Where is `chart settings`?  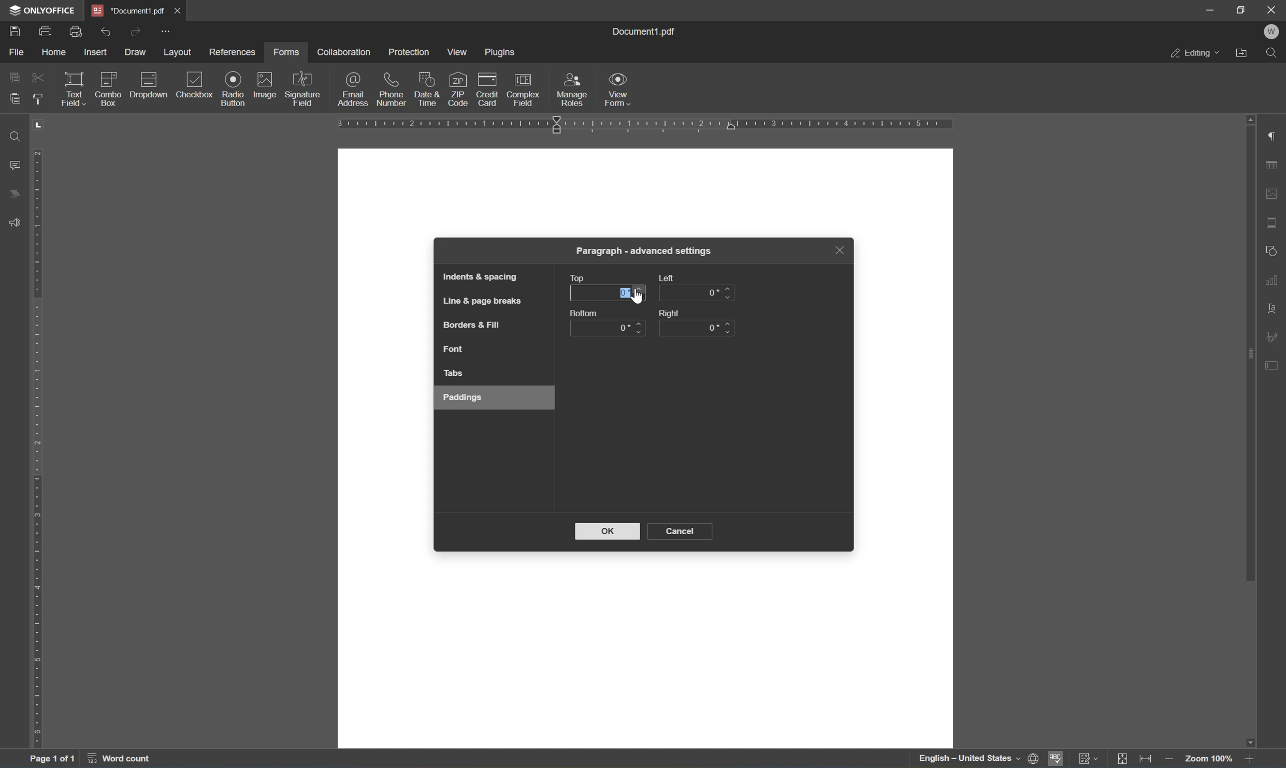
chart settings is located at coordinates (1274, 279).